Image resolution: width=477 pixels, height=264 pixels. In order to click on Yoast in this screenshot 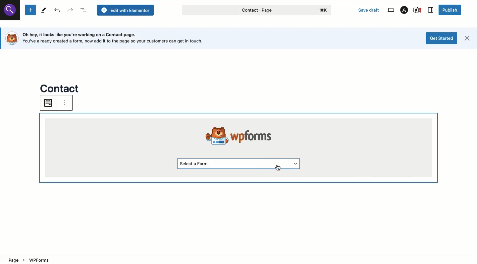, I will do `click(418, 10)`.